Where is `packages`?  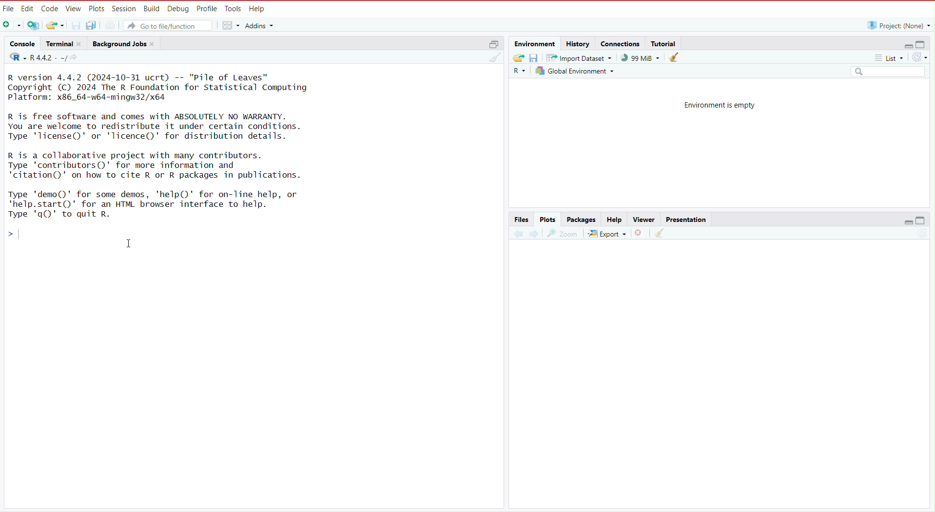 packages is located at coordinates (581, 219).